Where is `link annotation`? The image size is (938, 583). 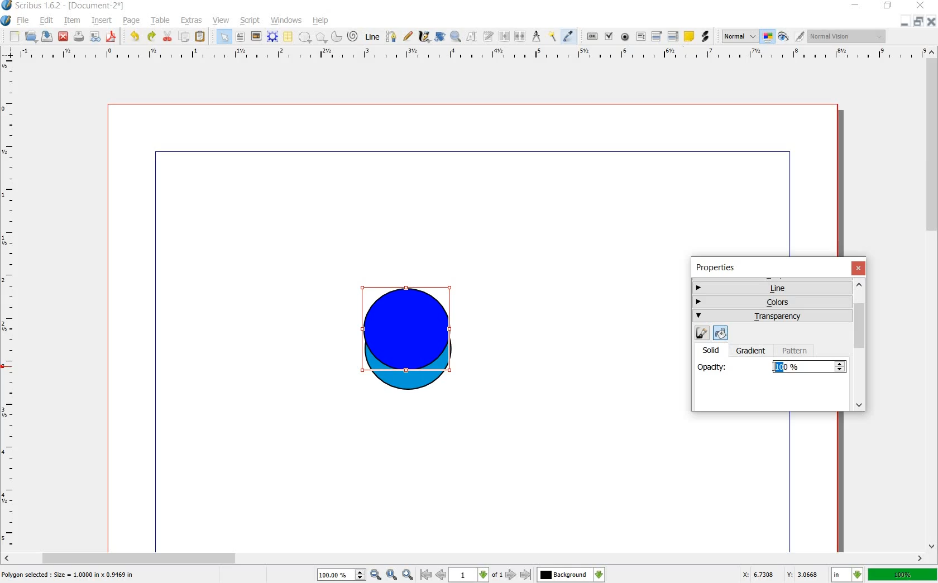 link annotation is located at coordinates (705, 36).